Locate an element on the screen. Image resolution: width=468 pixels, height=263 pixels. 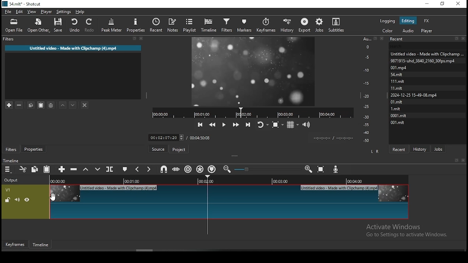
view is located at coordinates (32, 12).